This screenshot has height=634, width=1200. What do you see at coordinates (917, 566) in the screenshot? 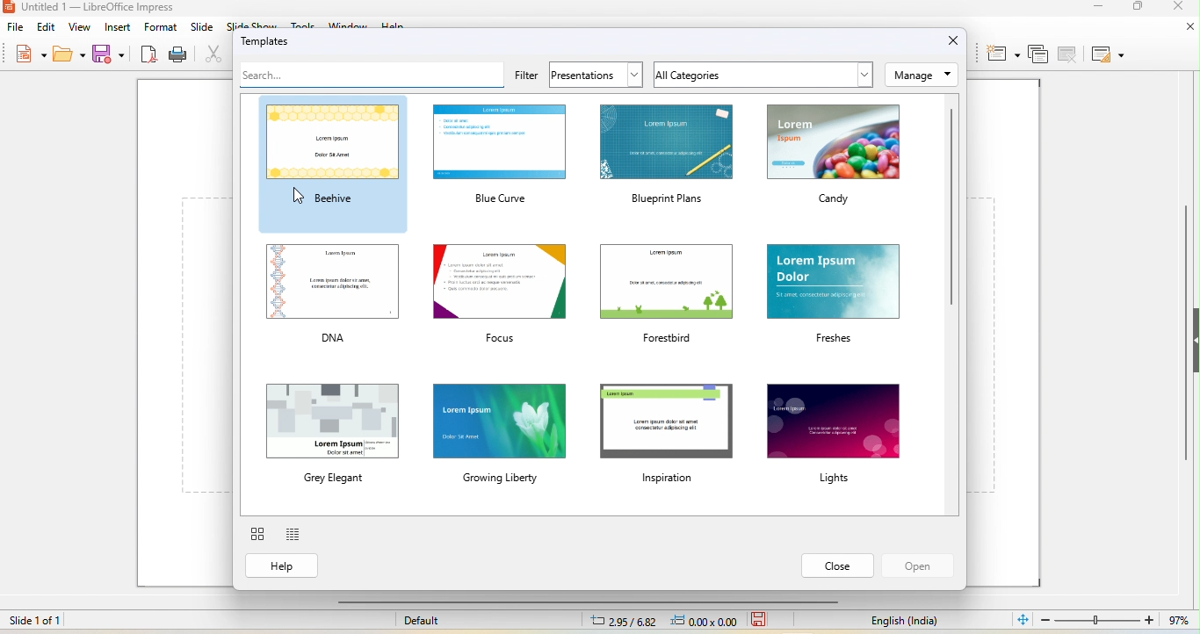
I see `open` at bounding box center [917, 566].